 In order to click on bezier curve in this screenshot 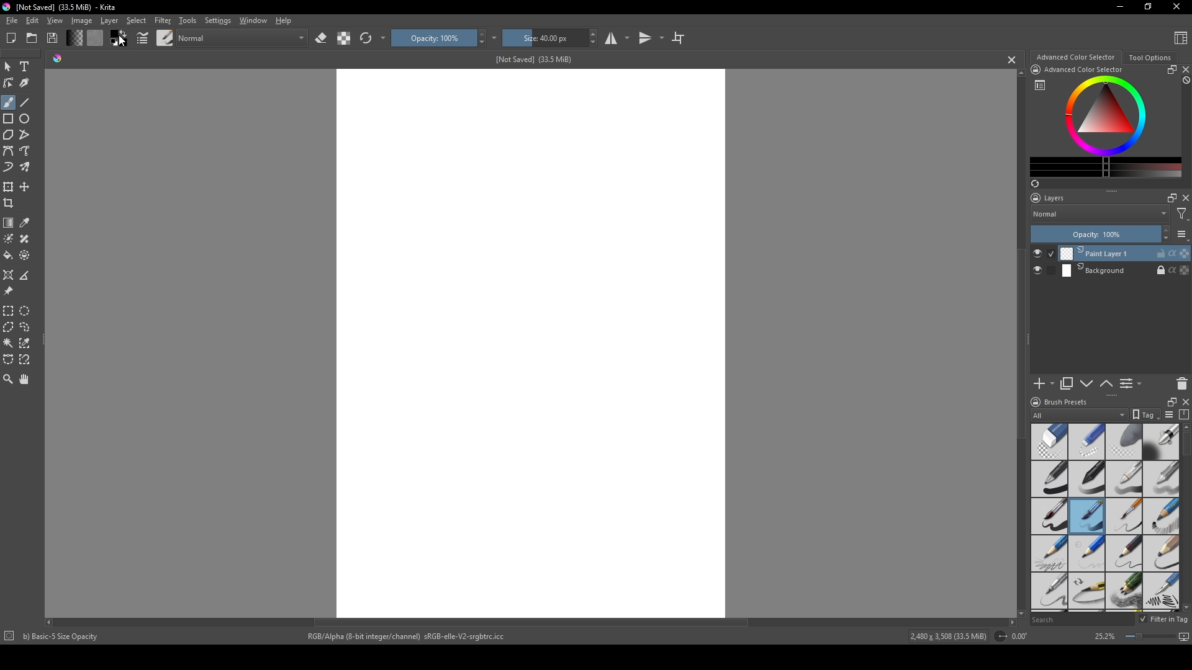, I will do `click(9, 360)`.